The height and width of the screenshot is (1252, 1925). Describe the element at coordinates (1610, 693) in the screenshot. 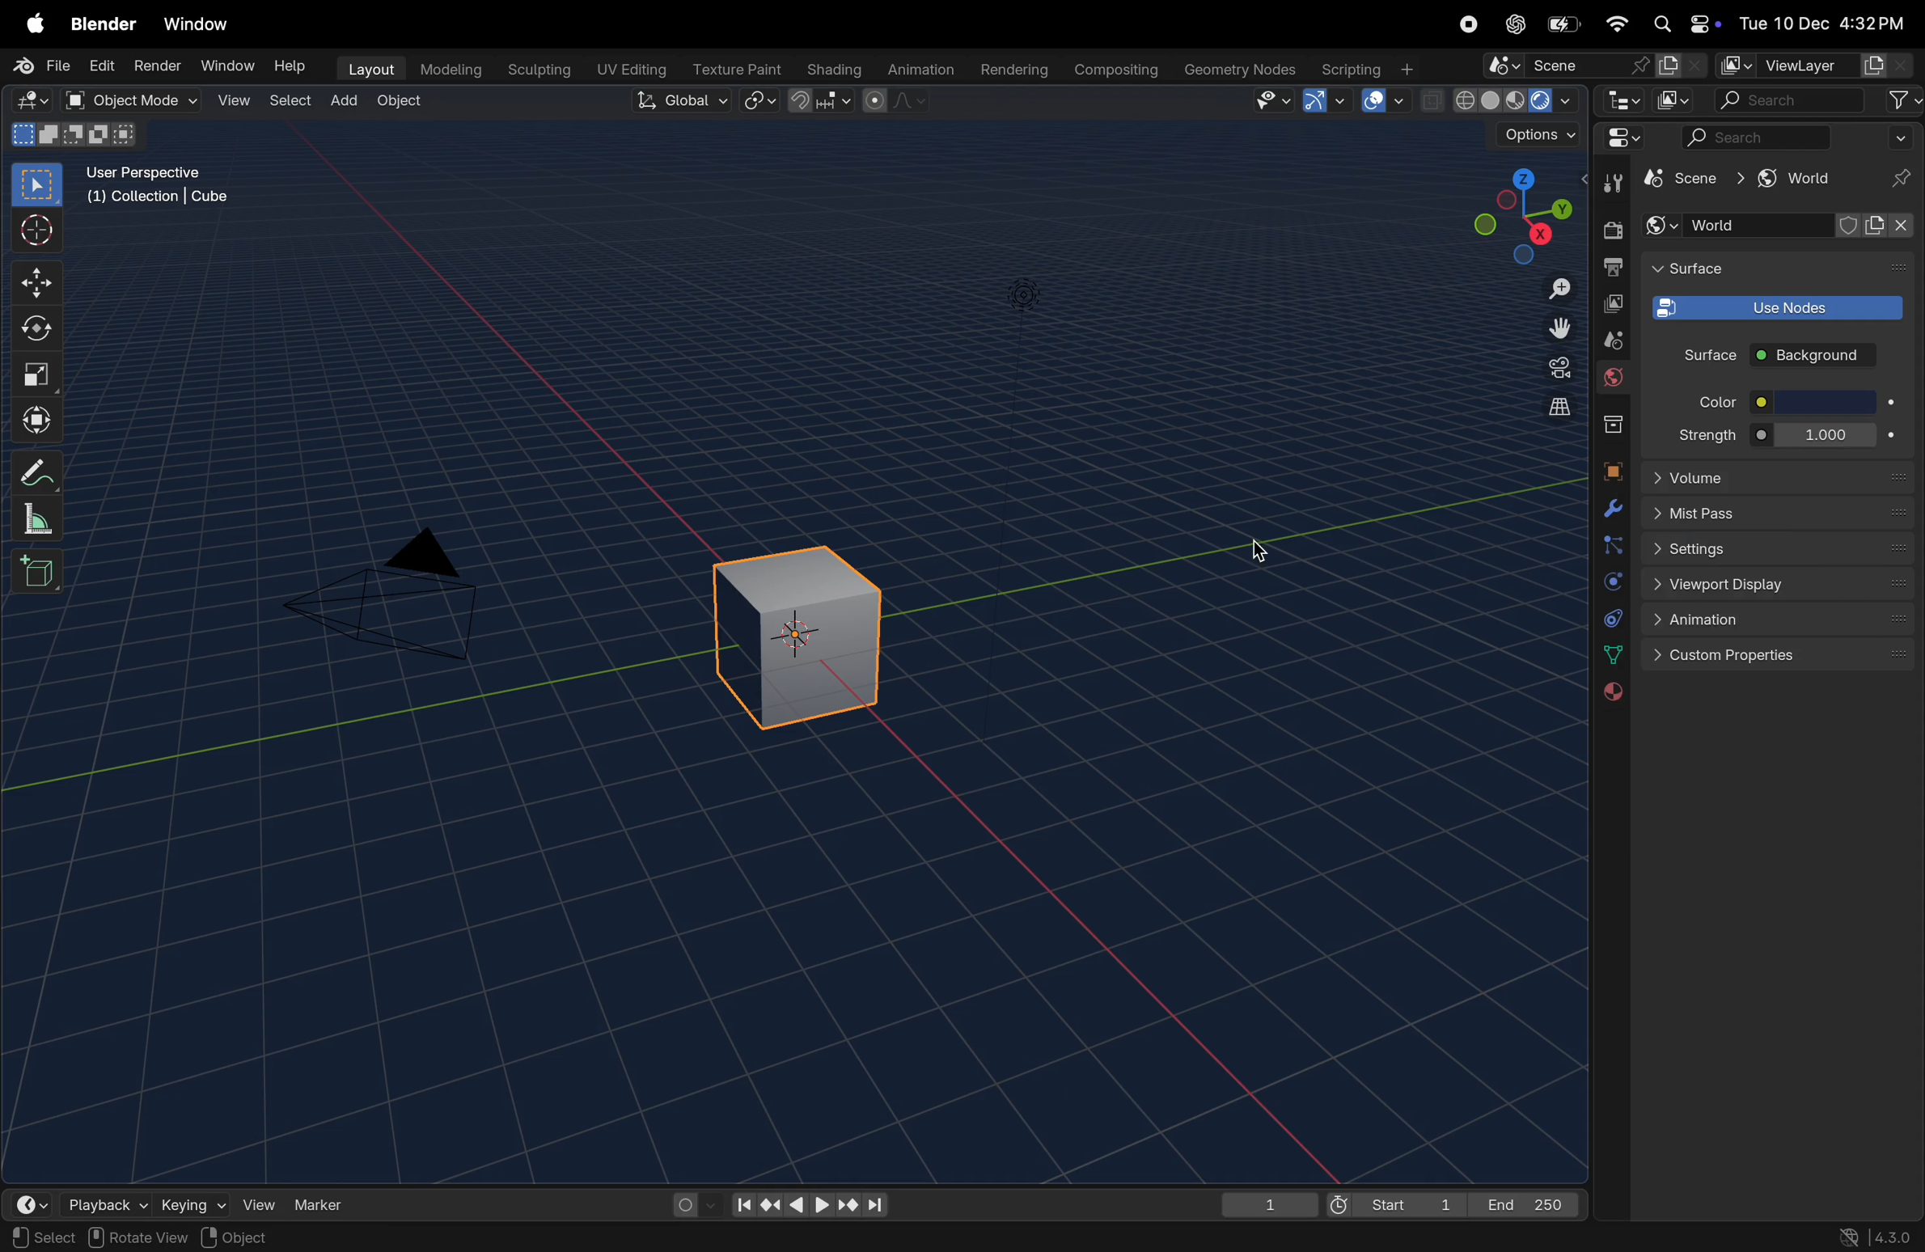

I see `material` at that location.